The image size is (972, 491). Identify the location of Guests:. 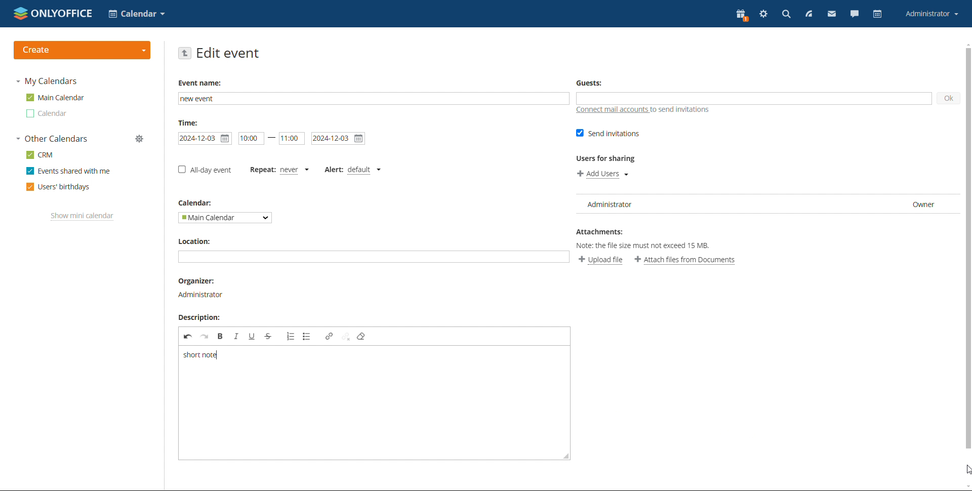
(589, 81).